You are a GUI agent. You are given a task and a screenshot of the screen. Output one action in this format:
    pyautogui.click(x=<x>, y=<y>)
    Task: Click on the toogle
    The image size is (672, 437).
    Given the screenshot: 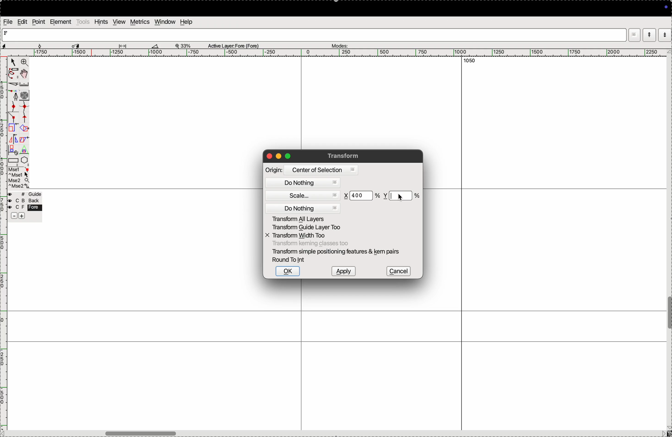 What is the action you would take?
    pyautogui.click(x=152, y=432)
    